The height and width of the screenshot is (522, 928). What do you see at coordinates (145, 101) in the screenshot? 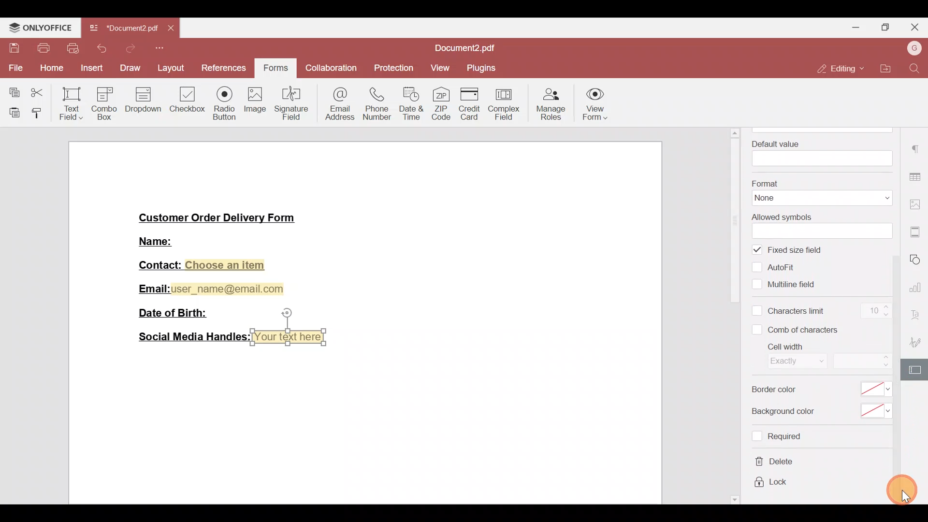
I see `Dropdown` at bounding box center [145, 101].